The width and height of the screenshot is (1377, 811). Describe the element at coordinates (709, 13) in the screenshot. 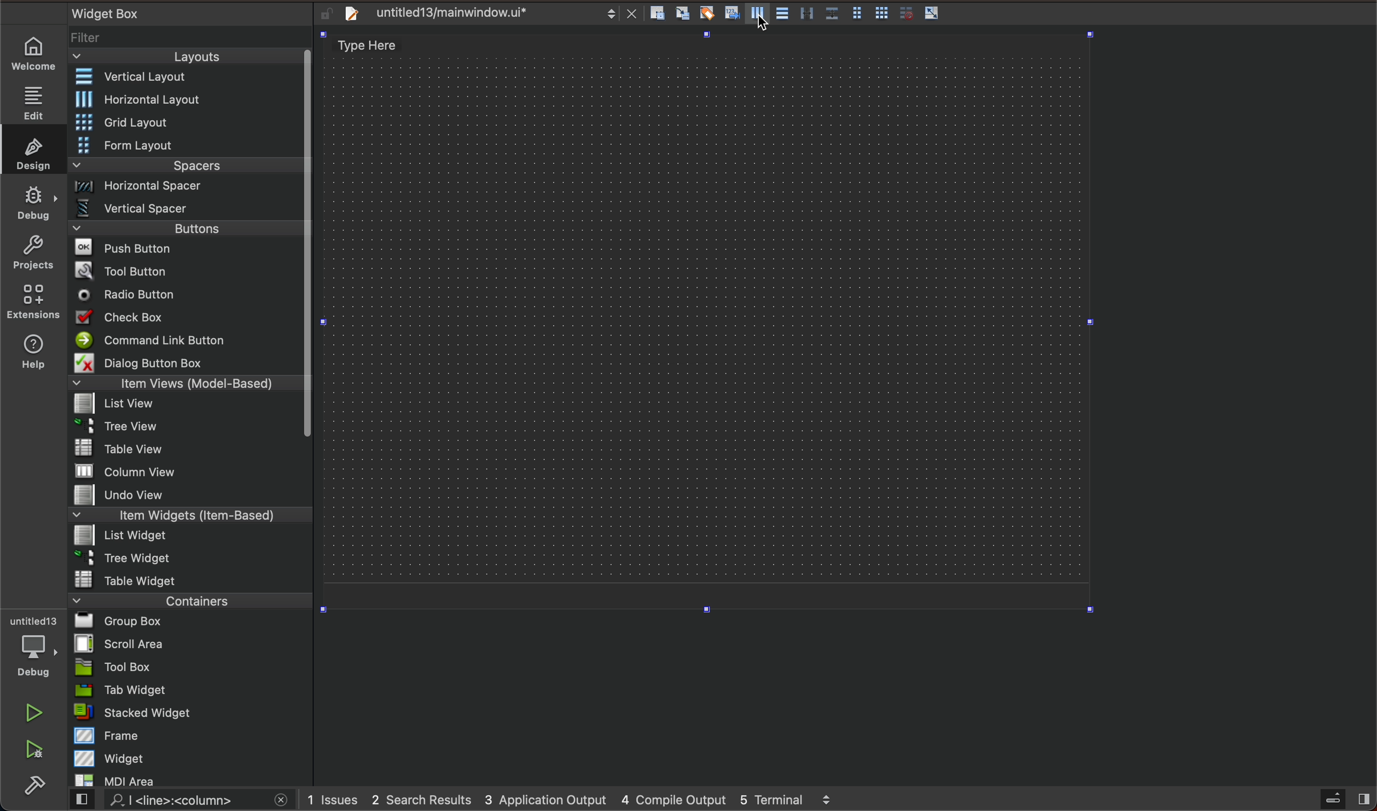

I see `edit buddies` at that location.